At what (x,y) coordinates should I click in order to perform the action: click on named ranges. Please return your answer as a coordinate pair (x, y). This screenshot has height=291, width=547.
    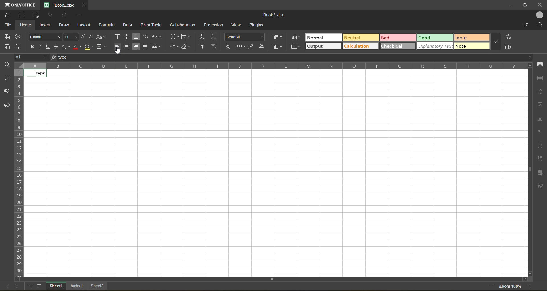
    Looking at the image, I should click on (174, 47).